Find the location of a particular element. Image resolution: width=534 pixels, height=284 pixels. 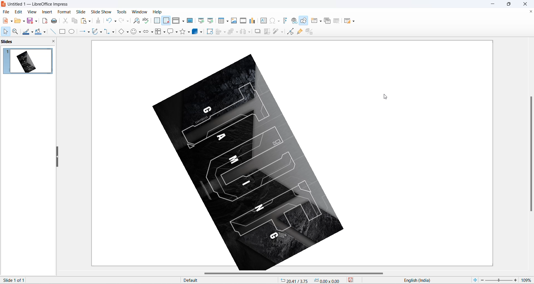

 is located at coordinates (7, 12).